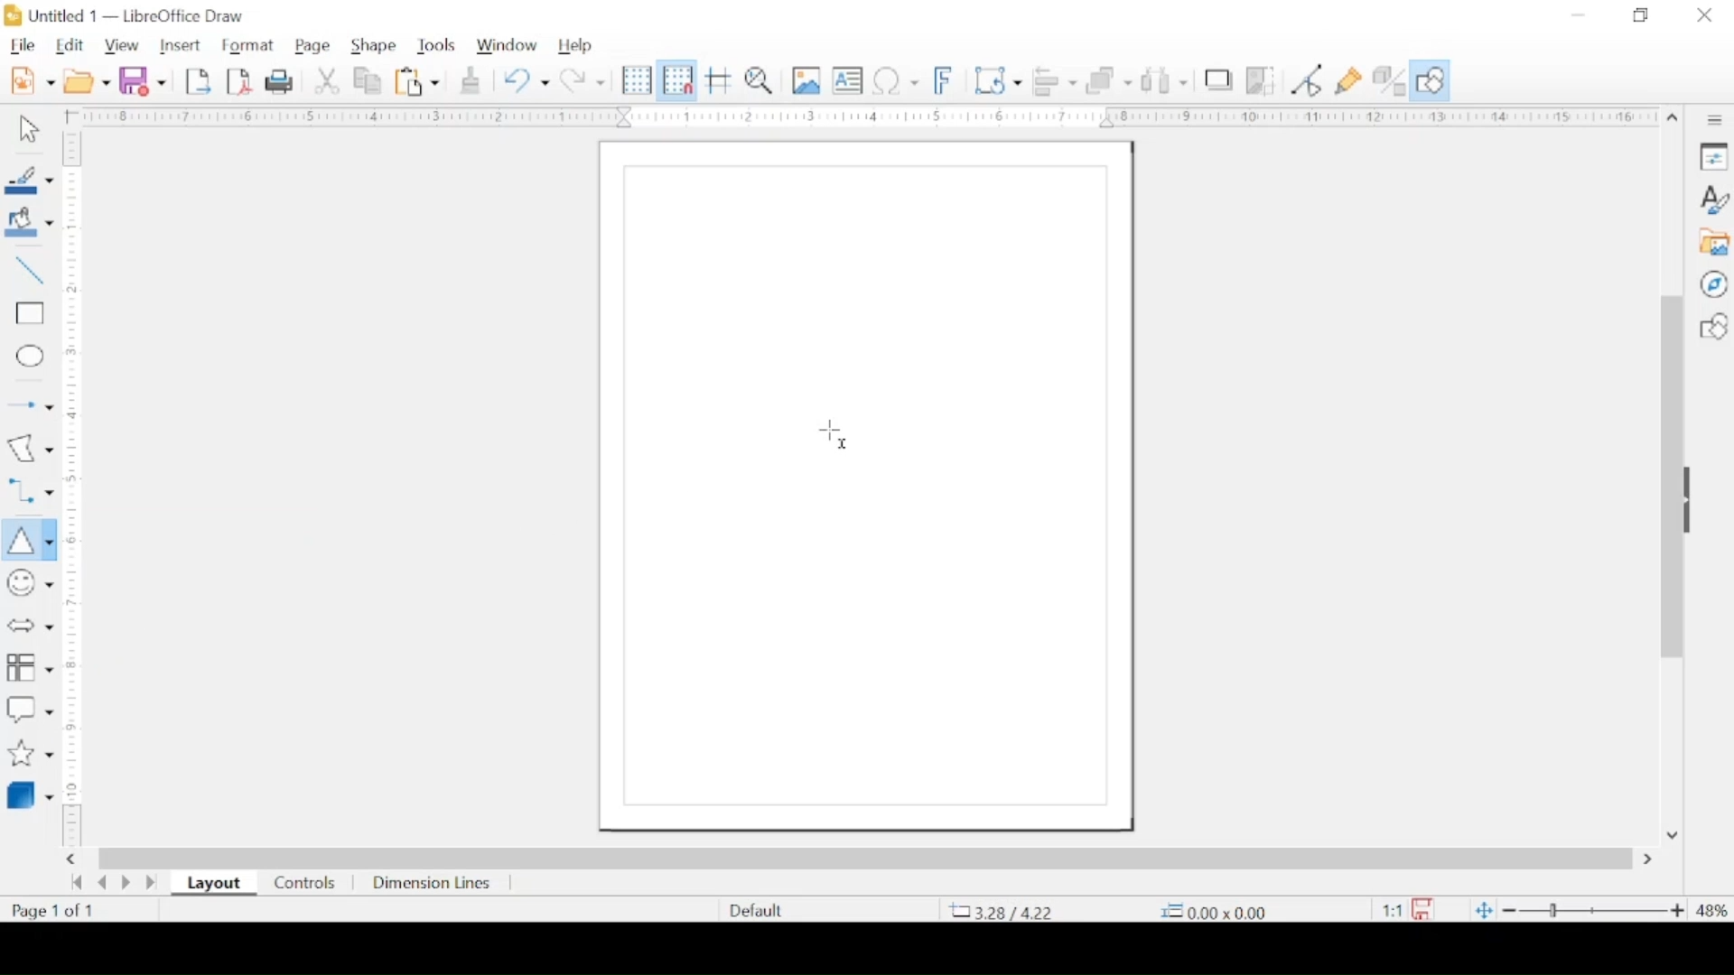 Image resolution: width=1734 pixels, height=975 pixels. What do you see at coordinates (584, 80) in the screenshot?
I see `redo` at bounding box center [584, 80].